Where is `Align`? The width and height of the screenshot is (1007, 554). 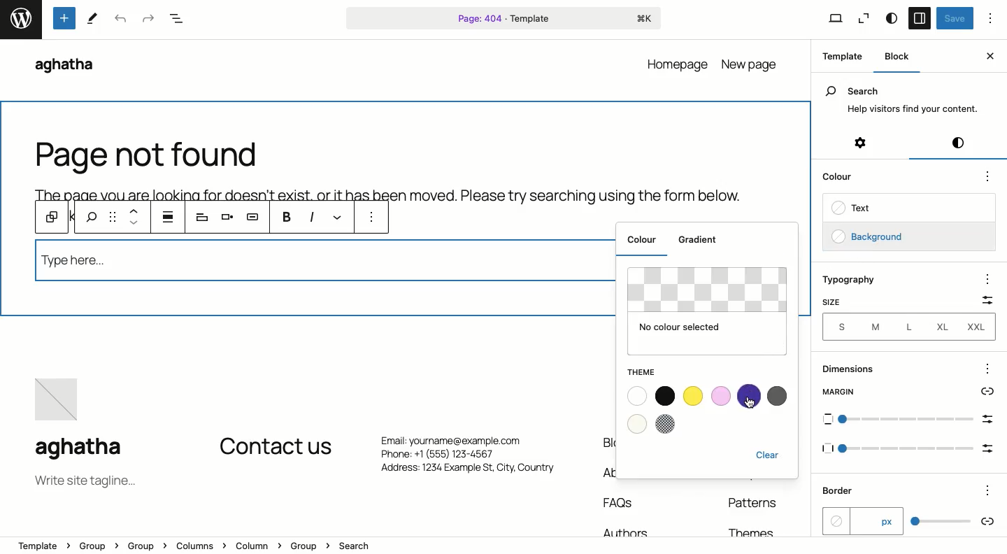 Align is located at coordinates (224, 218).